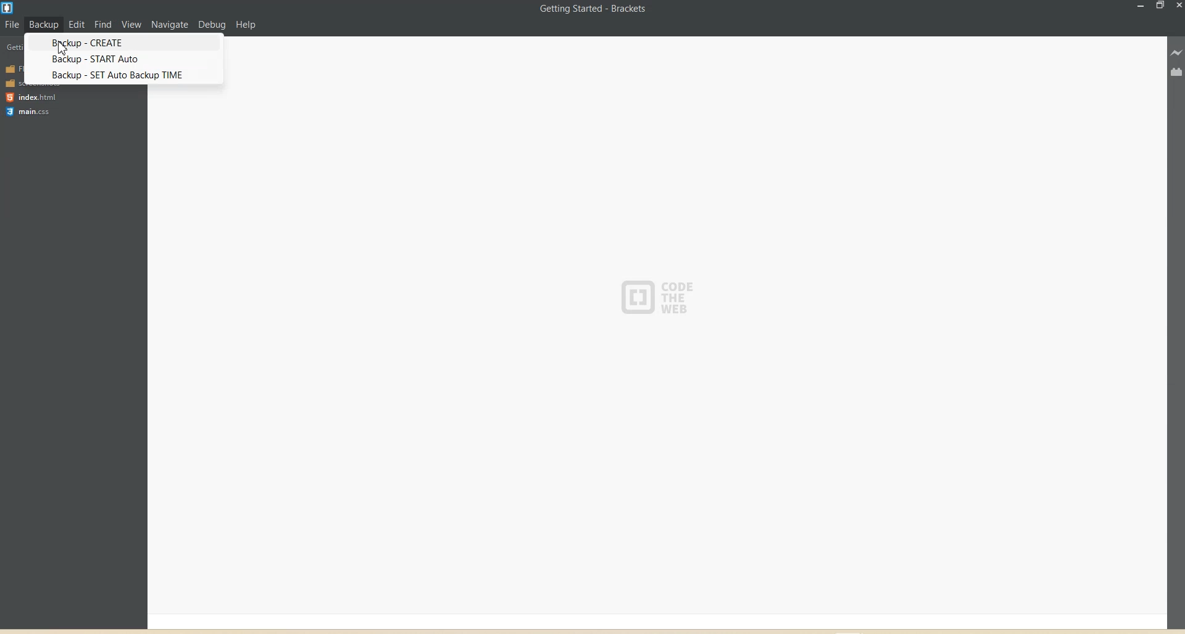 This screenshot has height=634, width=1185. What do you see at coordinates (64, 51) in the screenshot?
I see `Cursor` at bounding box center [64, 51].